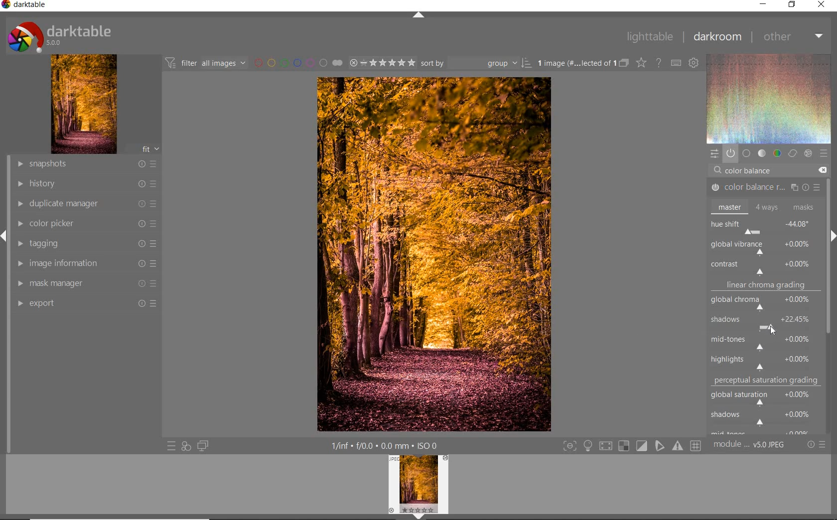 The image size is (837, 520). What do you see at coordinates (87, 283) in the screenshot?
I see `mask manager` at bounding box center [87, 283].